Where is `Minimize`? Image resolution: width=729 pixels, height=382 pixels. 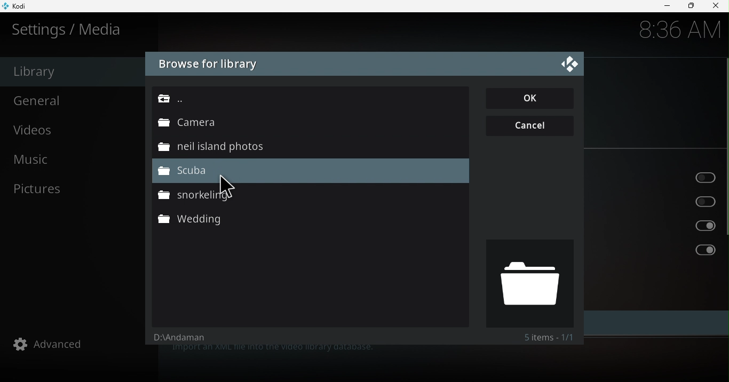 Minimize is located at coordinates (663, 6).